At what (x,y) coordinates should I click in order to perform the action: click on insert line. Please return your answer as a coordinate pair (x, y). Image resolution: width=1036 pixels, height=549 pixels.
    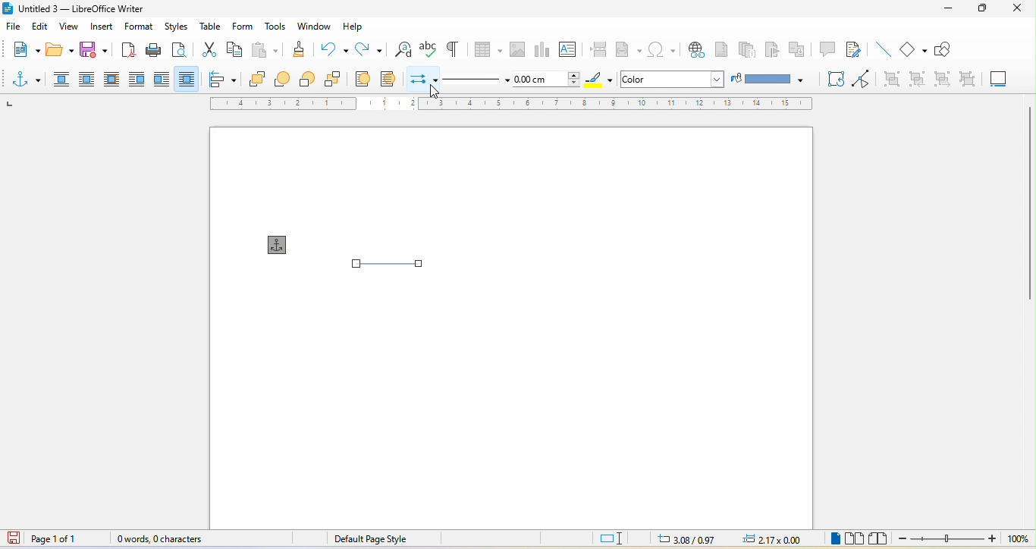
    Looking at the image, I should click on (884, 50).